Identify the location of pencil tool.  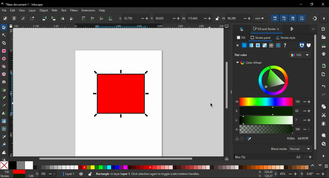
(4, 98).